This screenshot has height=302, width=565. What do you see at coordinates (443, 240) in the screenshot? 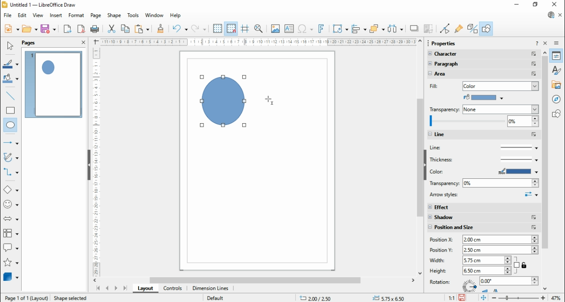
I see `position X` at bounding box center [443, 240].